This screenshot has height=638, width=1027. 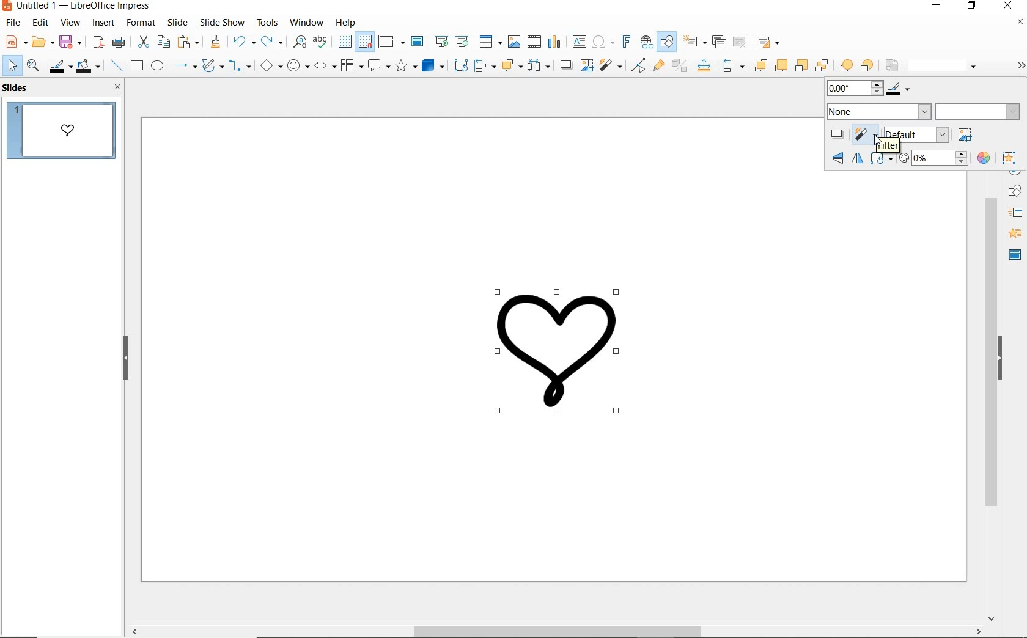 What do you see at coordinates (679, 67) in the screenshot?
I see `toggle extrusion` at bounding box center [679, 67].